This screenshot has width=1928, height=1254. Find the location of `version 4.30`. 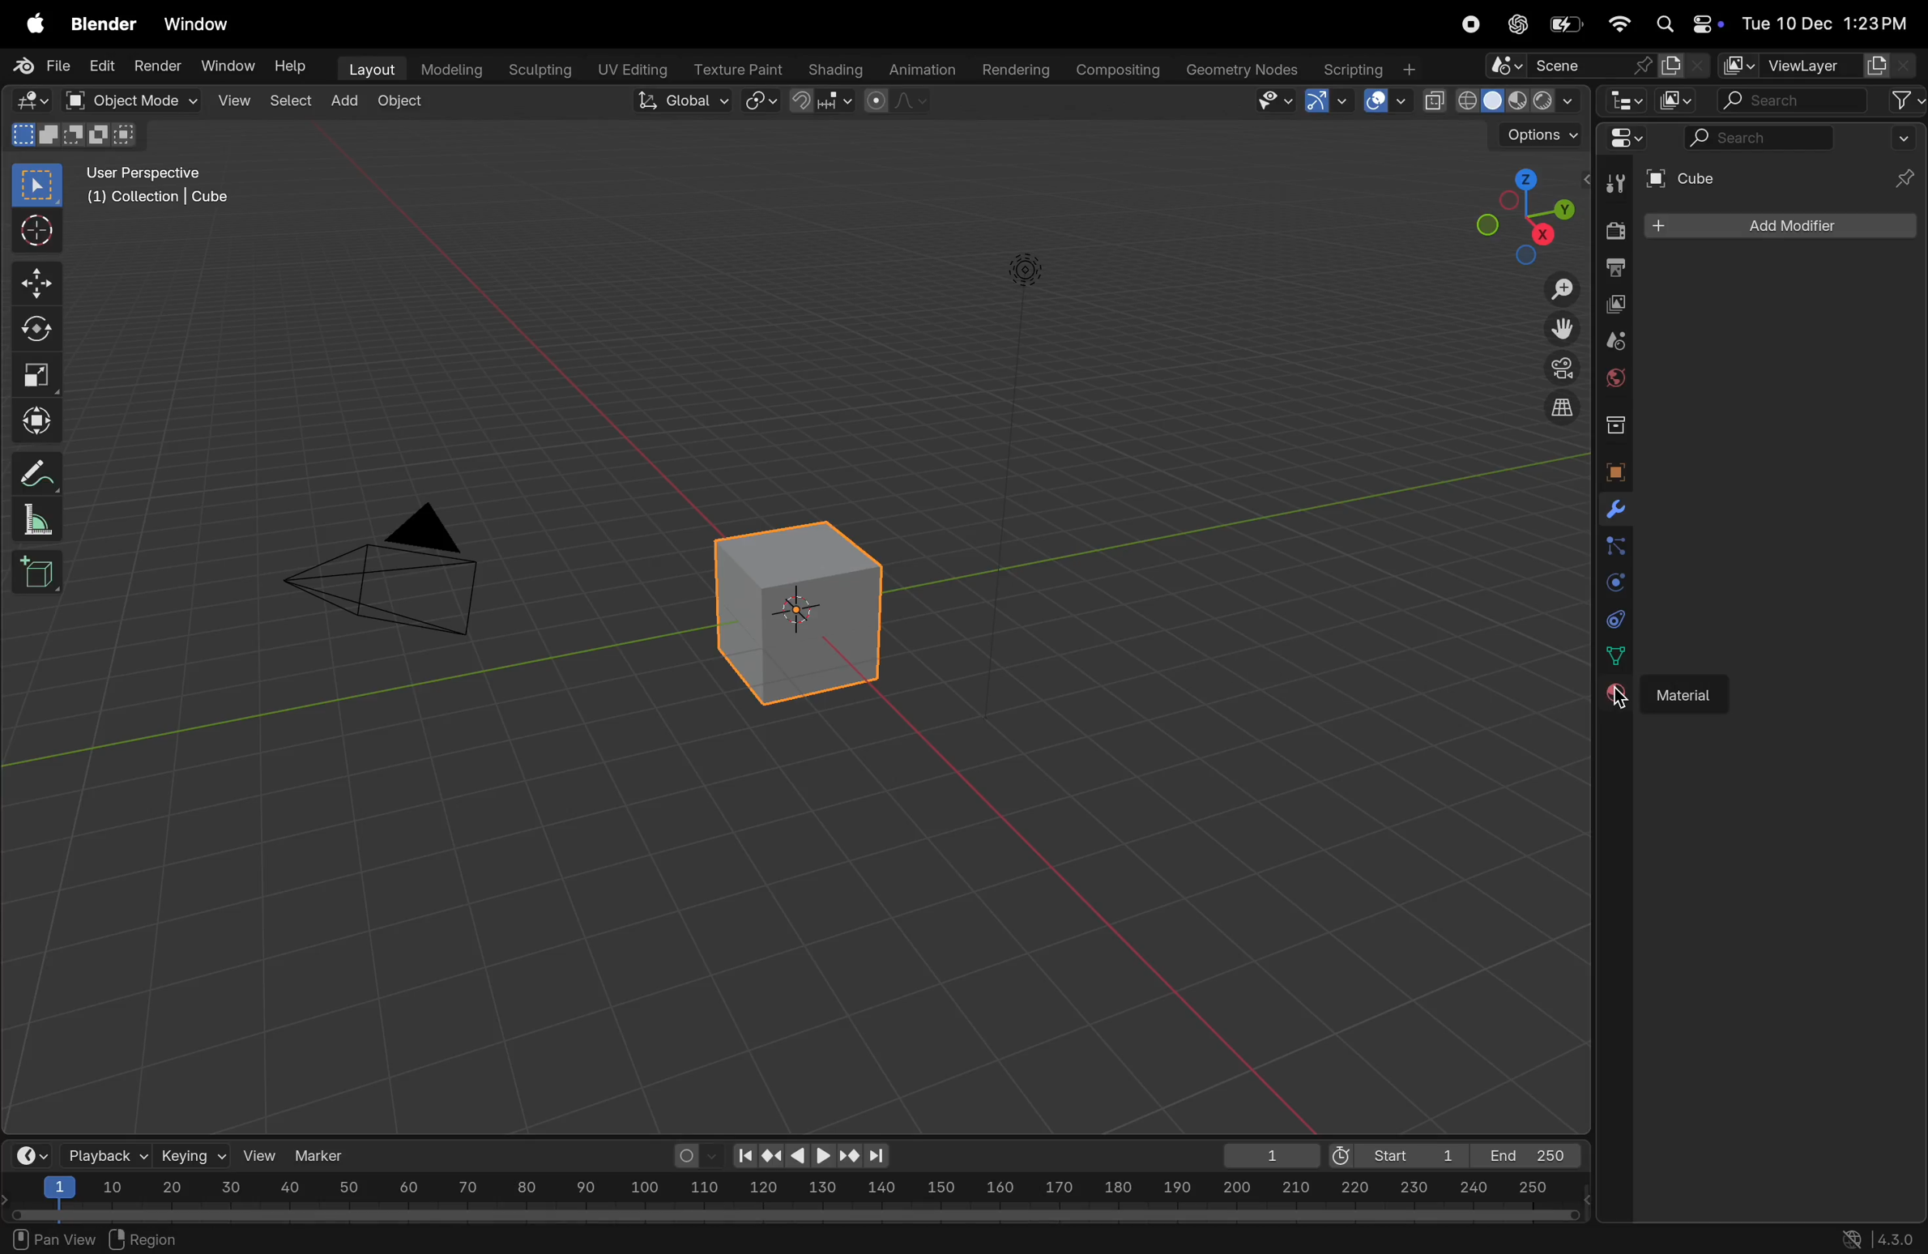

version 4.30 is located at coordinates (1873, 1237).